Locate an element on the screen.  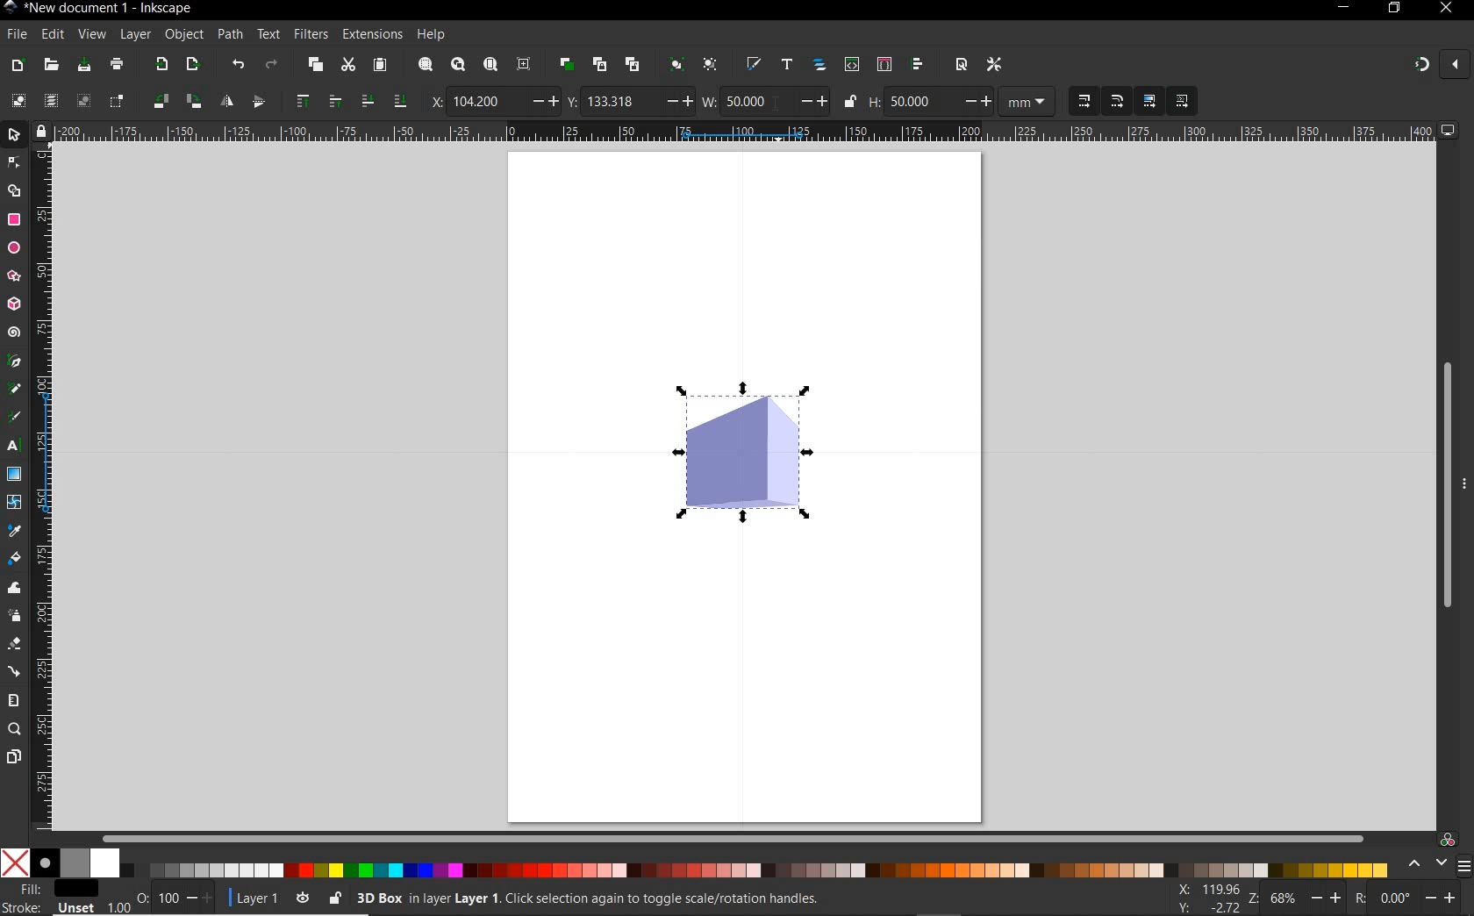
open preferences is located at coordinates (998, 66).